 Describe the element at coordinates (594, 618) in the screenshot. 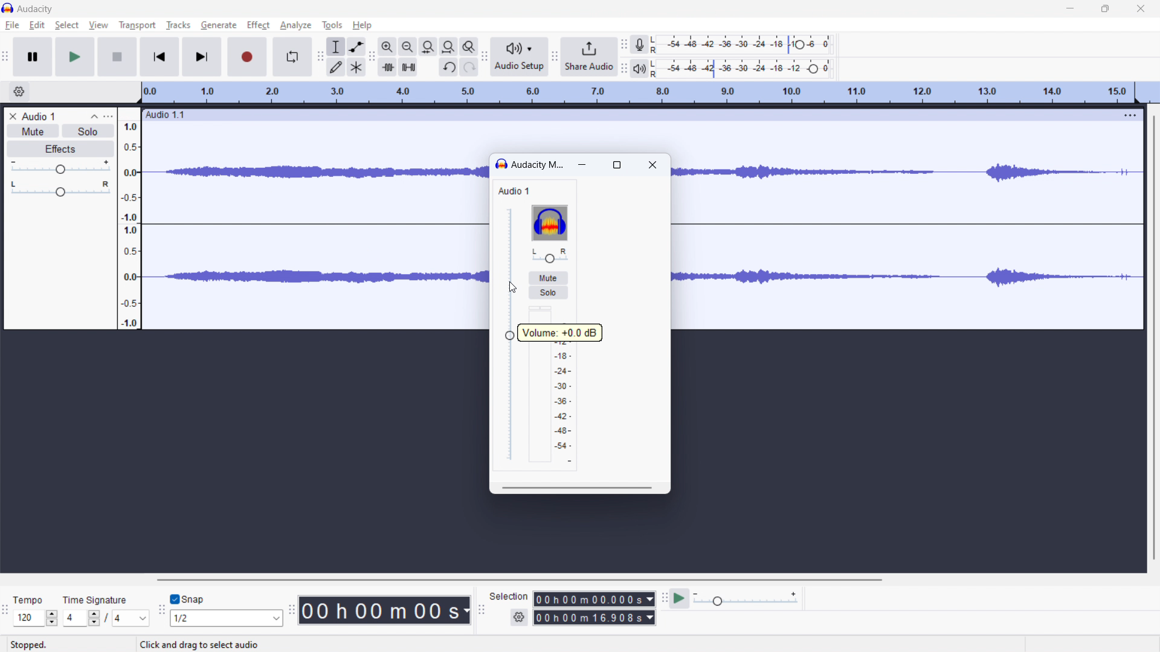

I see `end time` at that location.